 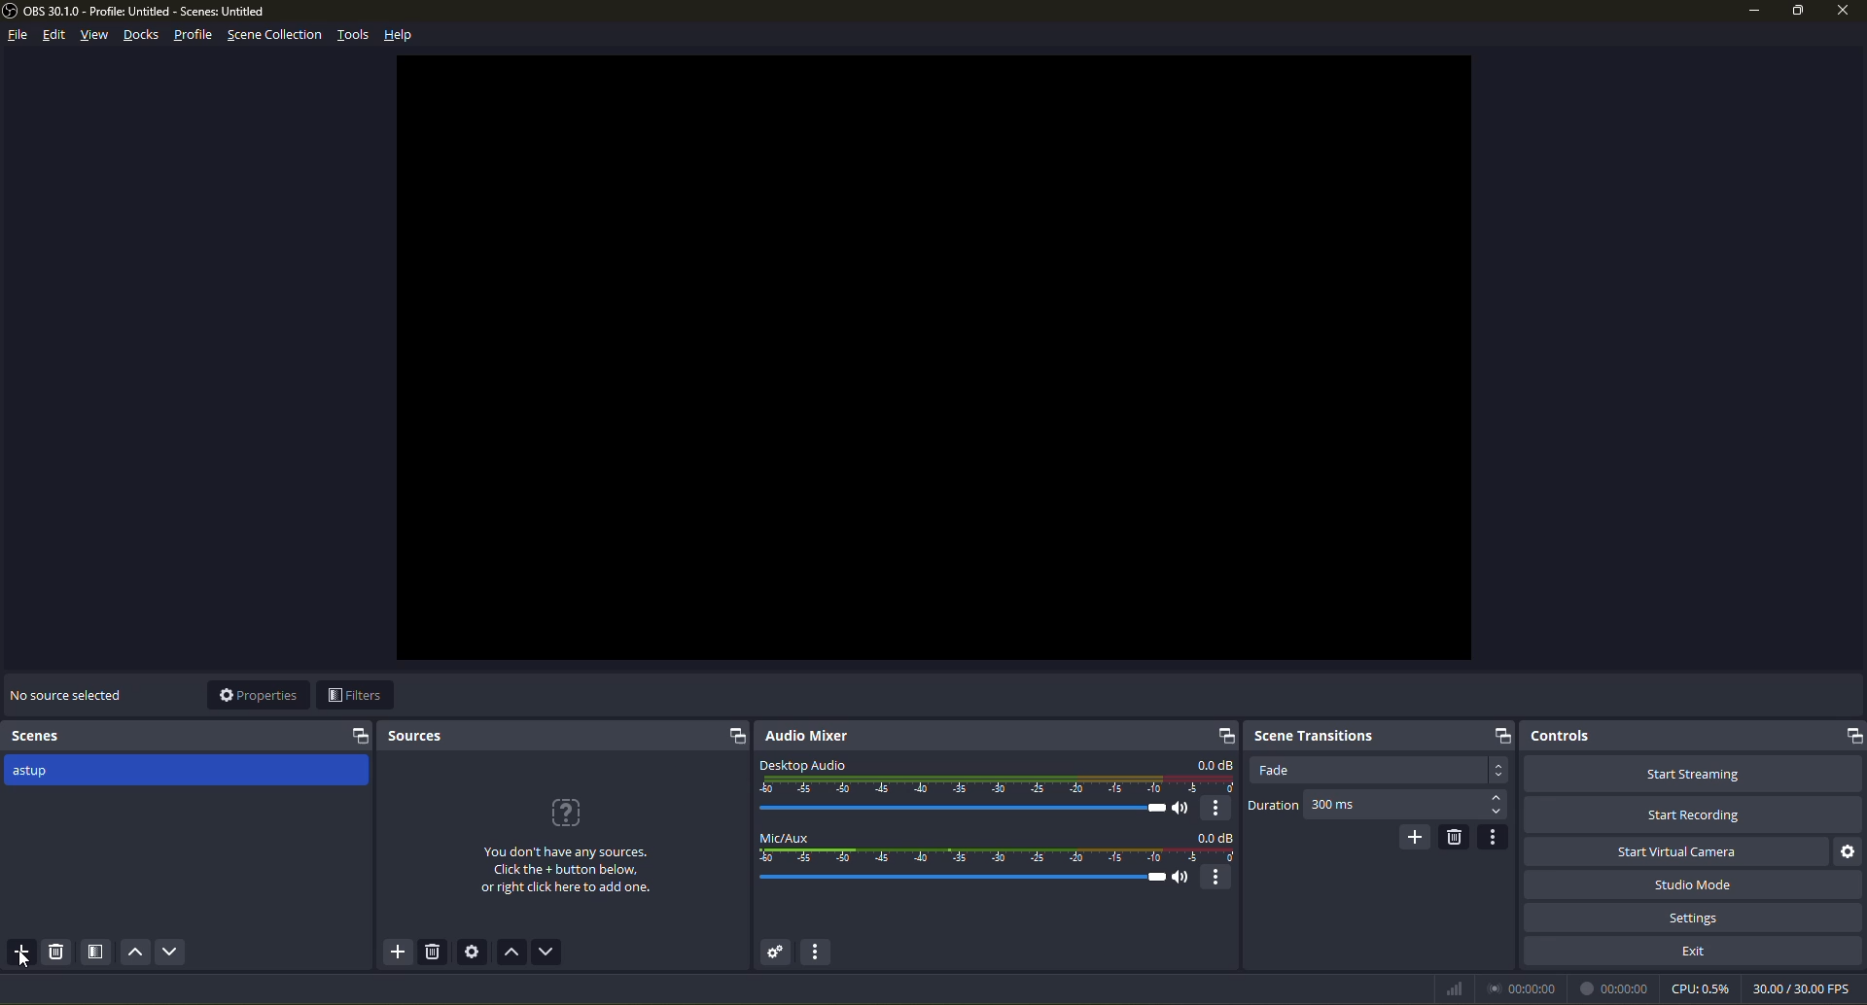 I want to click on You don't have any sources.
Click the + button below,
or right click here to add one., so click(x=569, y=871).